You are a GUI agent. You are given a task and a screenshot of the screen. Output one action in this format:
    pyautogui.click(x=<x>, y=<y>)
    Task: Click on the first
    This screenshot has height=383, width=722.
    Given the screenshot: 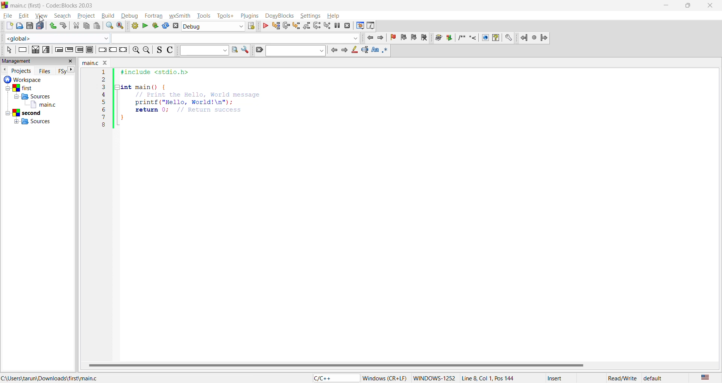 What is the action you would take?
    pyautogui.click(x=22, y=88)
    